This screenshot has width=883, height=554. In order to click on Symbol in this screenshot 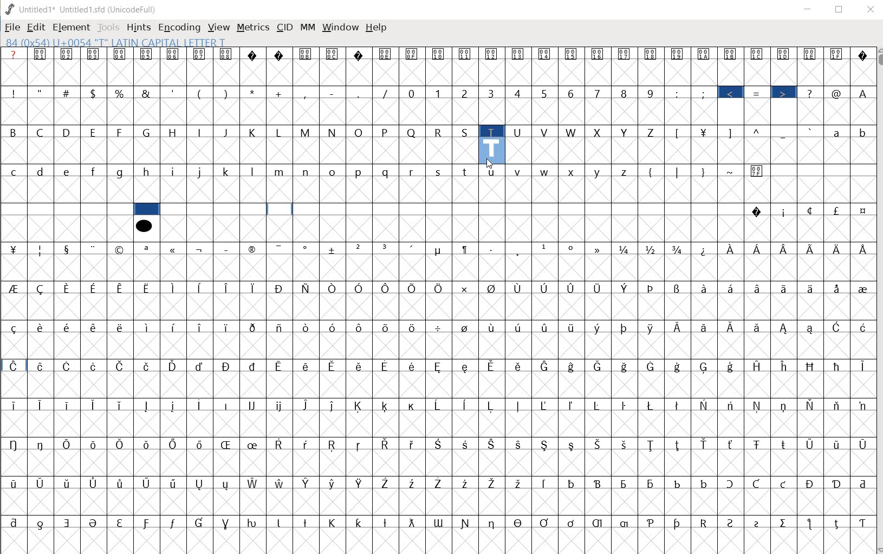, I will do `click(68, 55)`.